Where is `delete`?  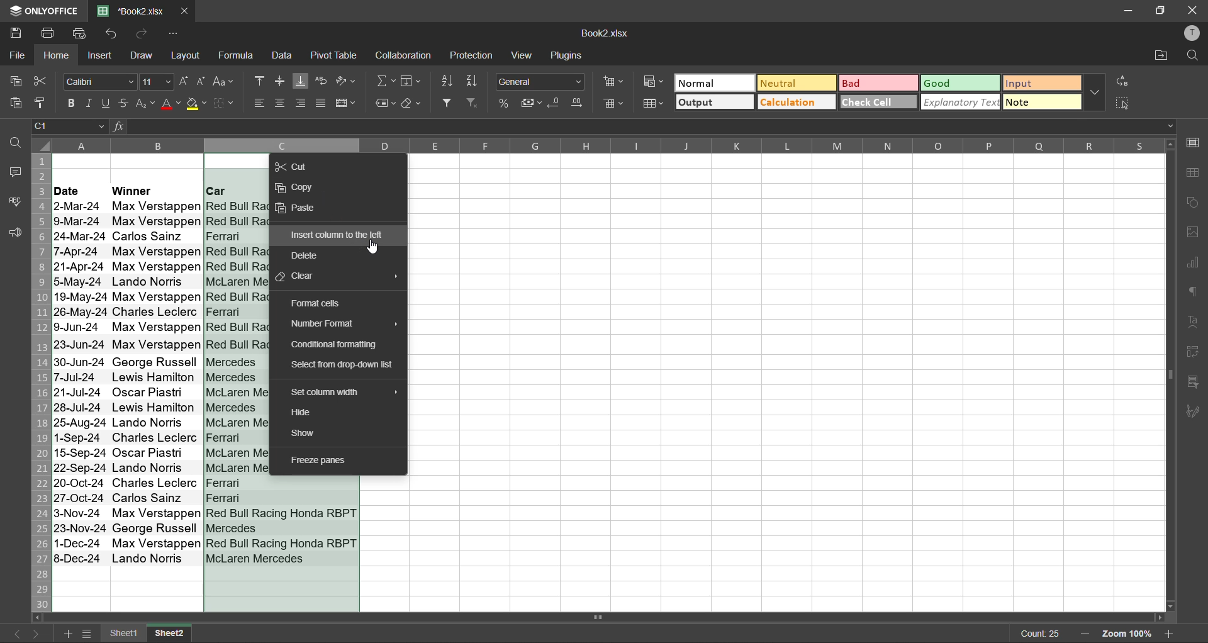 delete is located at coordinates (308, 255).